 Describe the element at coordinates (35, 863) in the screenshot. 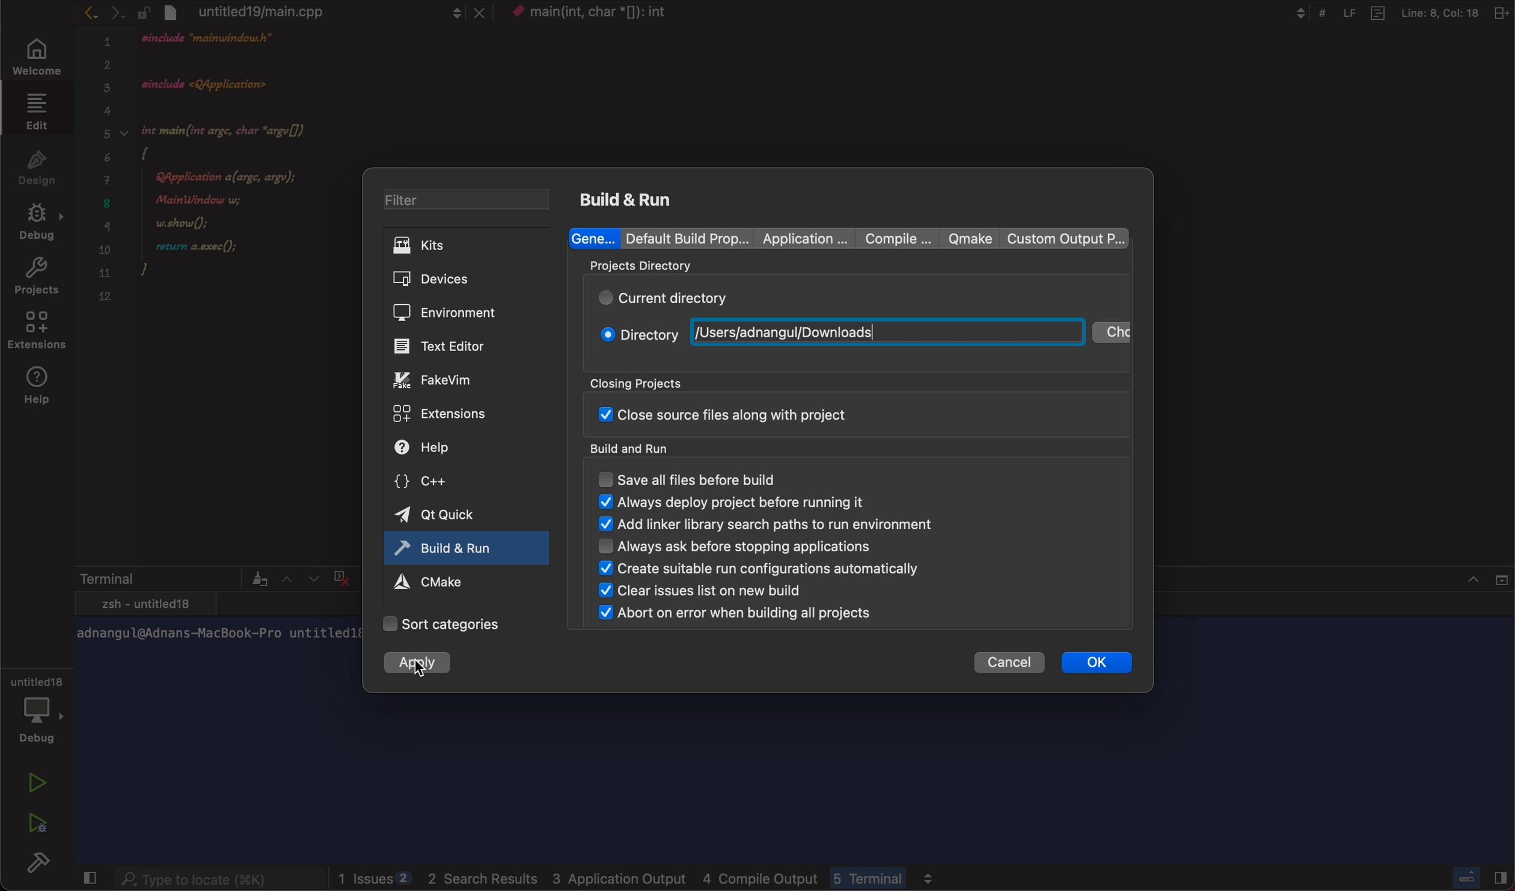

I see `build` at that location.